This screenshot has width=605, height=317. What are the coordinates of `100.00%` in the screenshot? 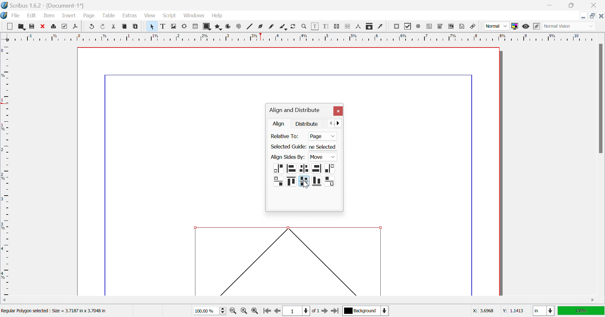 It's located at (211, 311).